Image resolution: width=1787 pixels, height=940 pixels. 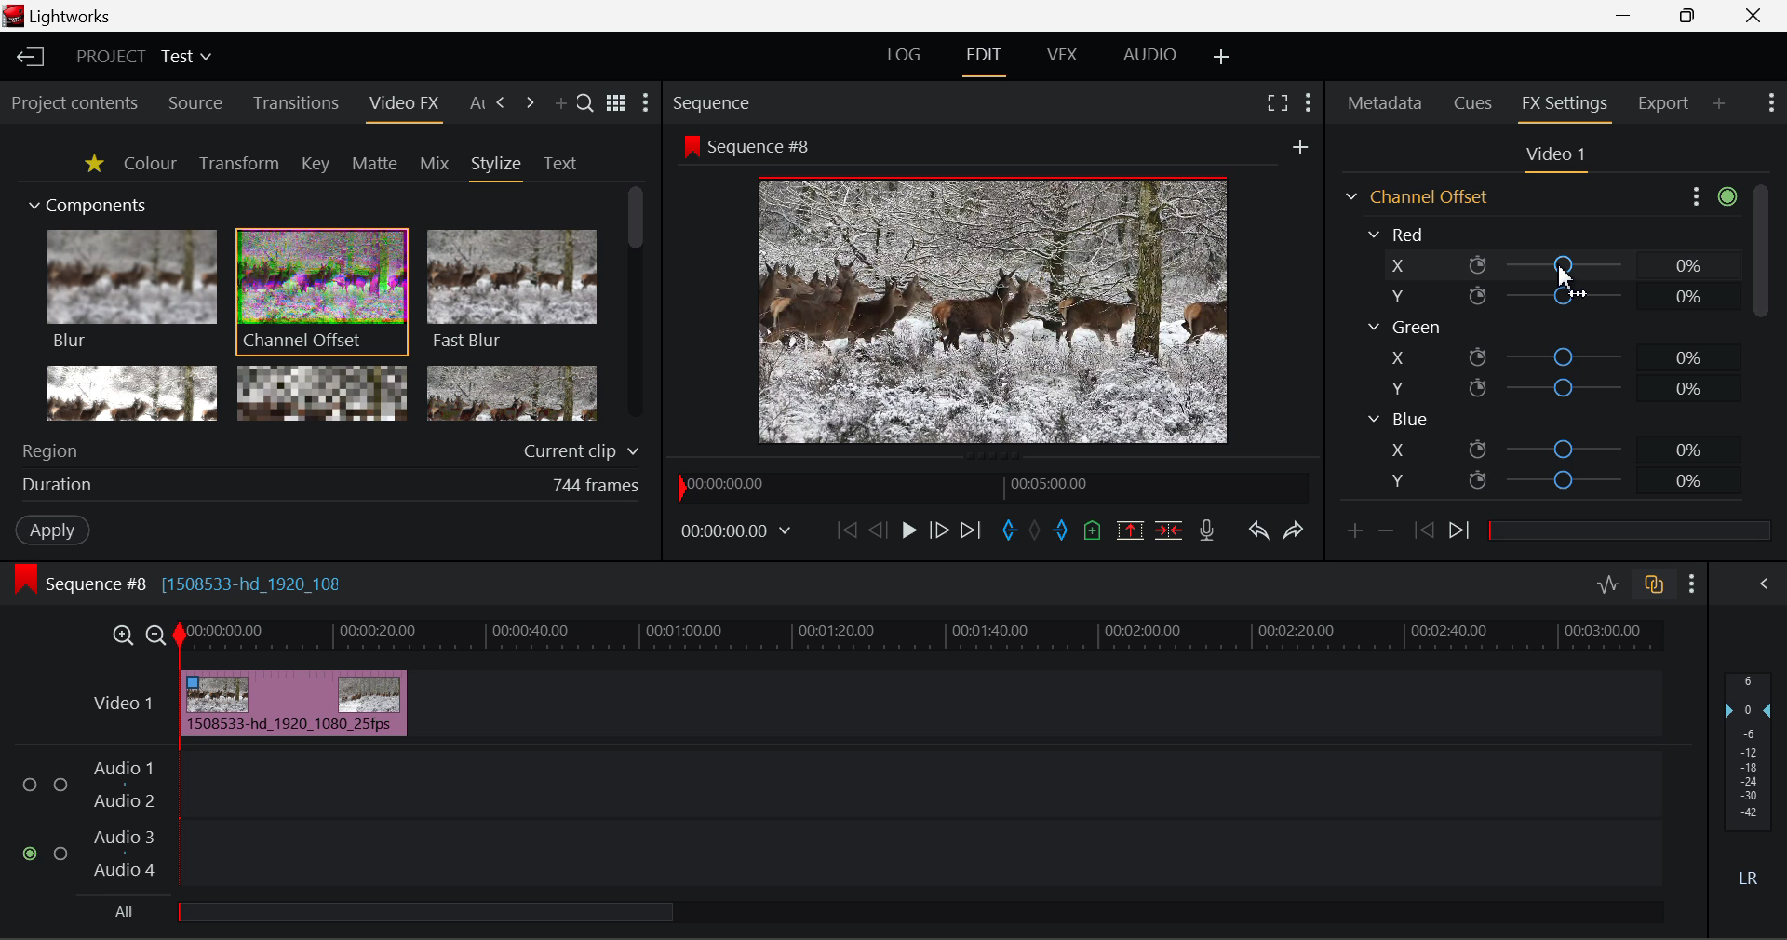 I want to click on Show Audio Mix, so click(x=1753, y=584).